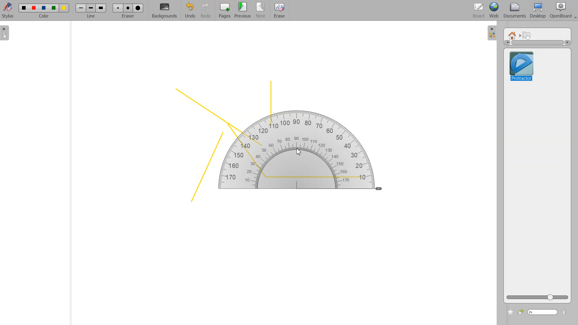 Image resolution: width=578 pixels, height=325 pixels. I want to click on Protractor, so click(309, 153).